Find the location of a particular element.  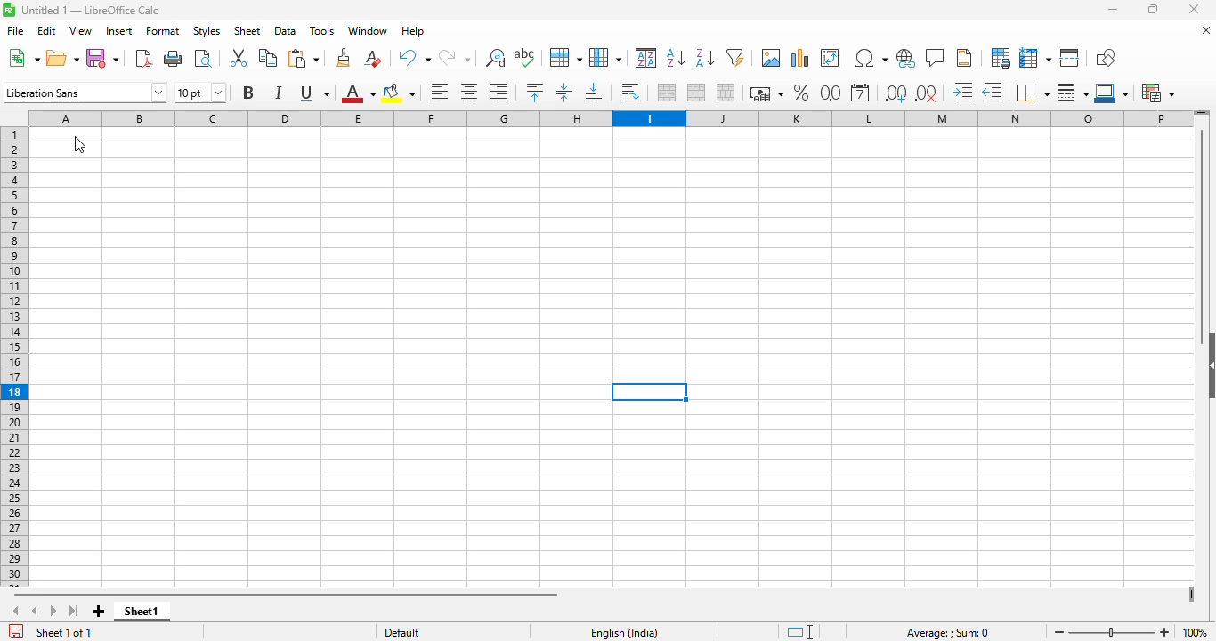

export directly as PDF is located at coordinates (144, 58).